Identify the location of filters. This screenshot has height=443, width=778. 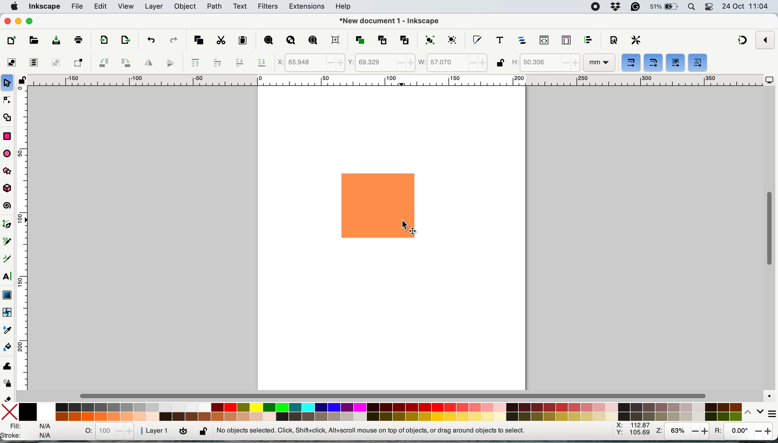
(268, 7).